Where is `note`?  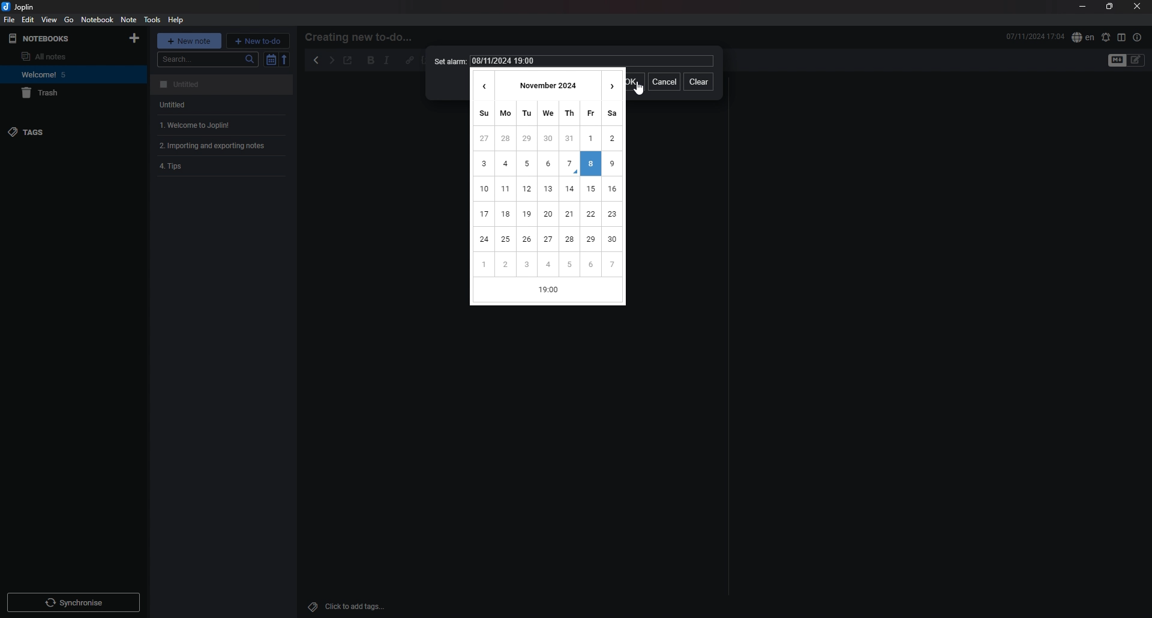 note is located at coordinates (224, 85).